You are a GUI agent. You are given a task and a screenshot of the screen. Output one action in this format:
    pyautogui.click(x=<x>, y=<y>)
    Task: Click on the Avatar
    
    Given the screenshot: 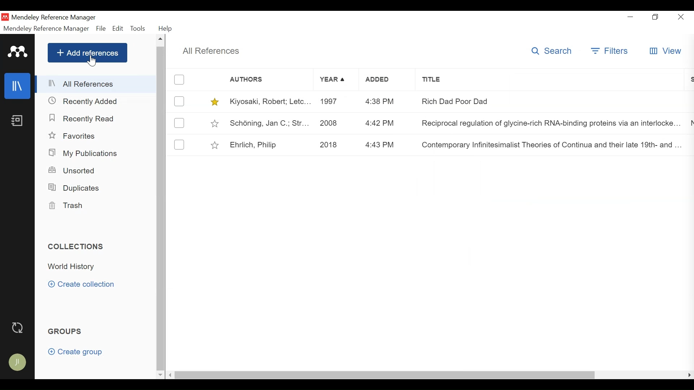 What is the action you would take?
    pyautogui.click(x=17, y=362)
    